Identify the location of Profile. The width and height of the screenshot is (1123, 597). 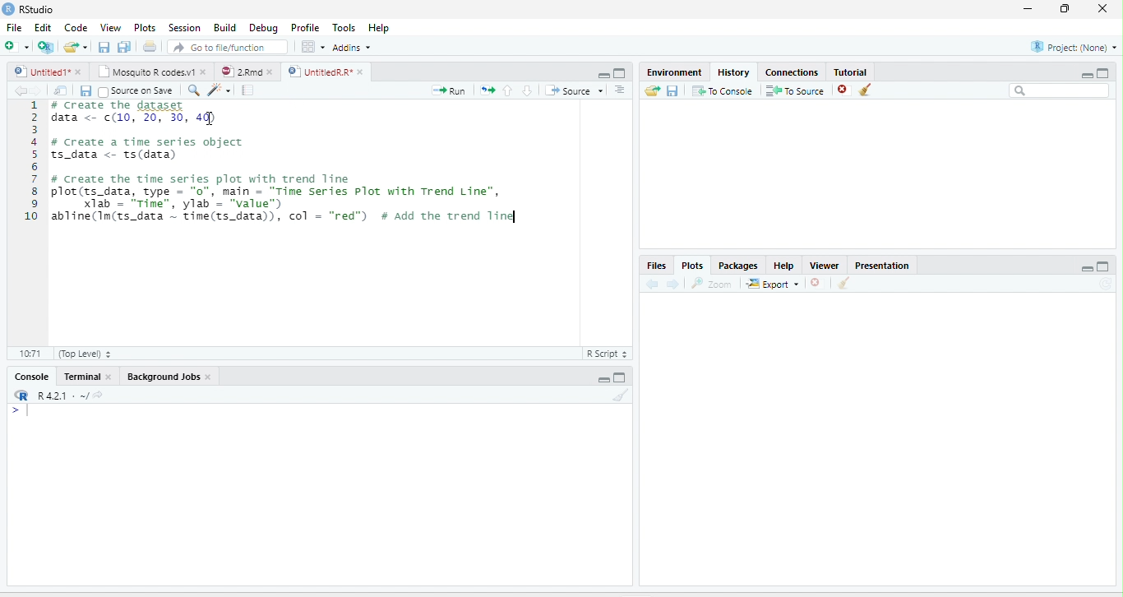
(303, 28).